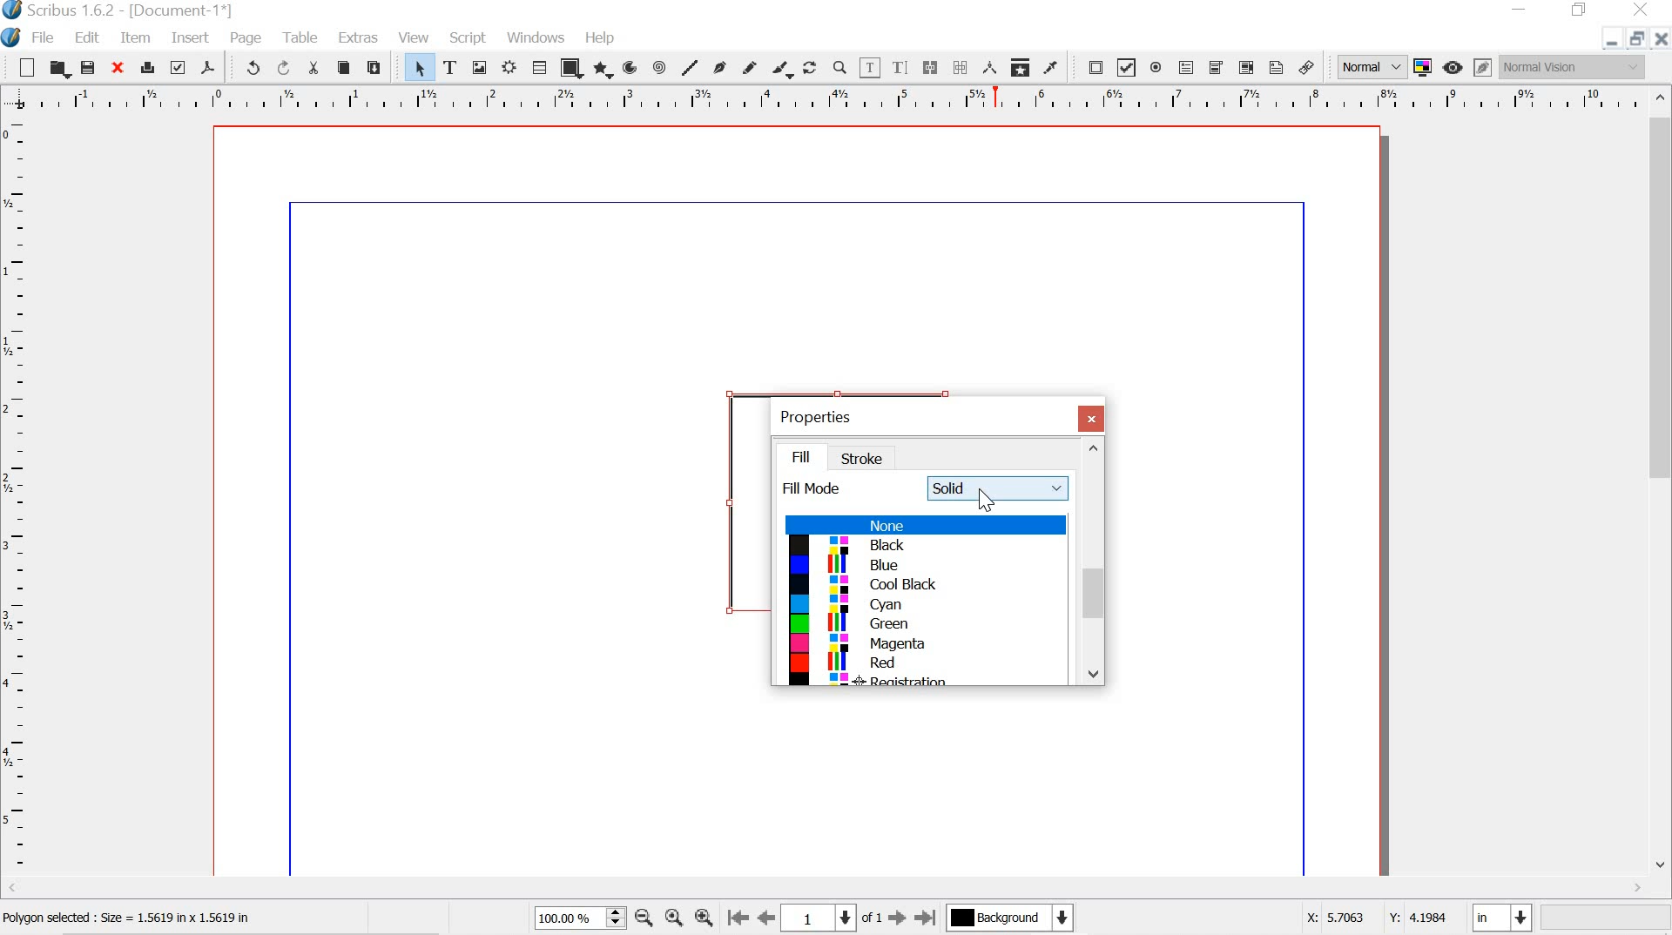 This screenshot has height=935, width=1672. I want to click on insert, so click(188, 39).